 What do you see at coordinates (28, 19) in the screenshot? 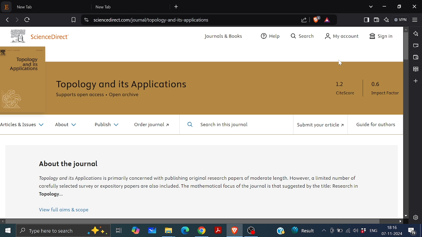
I see `Reload` at bounding box center [28, 19].